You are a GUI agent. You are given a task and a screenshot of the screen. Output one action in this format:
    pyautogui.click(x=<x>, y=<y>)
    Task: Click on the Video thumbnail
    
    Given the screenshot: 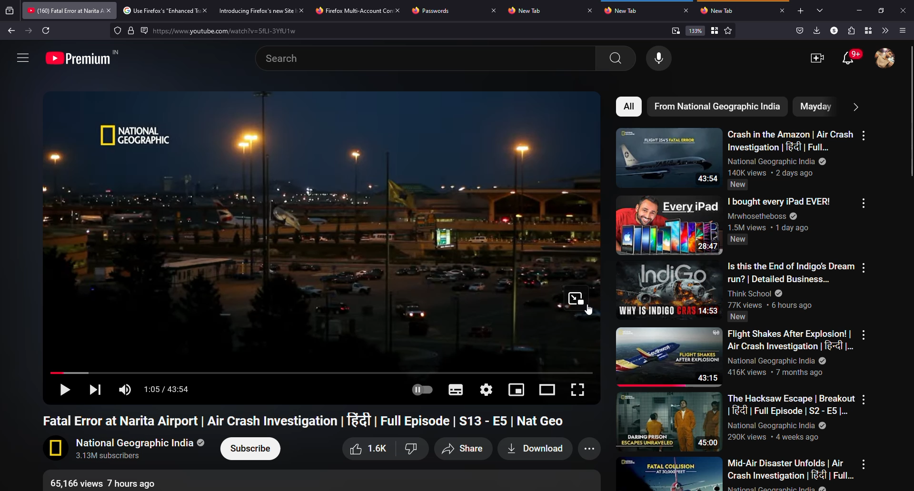 What is the action you would take?
    pyautogui.click(x=669, y=473)
    